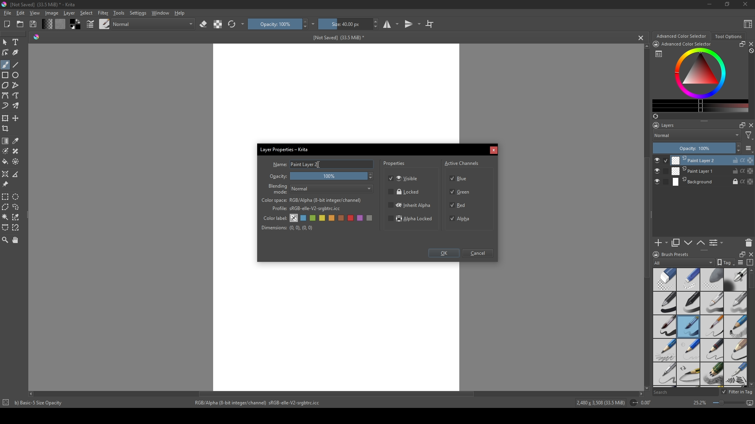 This screenshot has height=424, width=755. What do you see at coordinates (352, 218) in the screenshot?
I see `red` at bounding box center [352, 218].